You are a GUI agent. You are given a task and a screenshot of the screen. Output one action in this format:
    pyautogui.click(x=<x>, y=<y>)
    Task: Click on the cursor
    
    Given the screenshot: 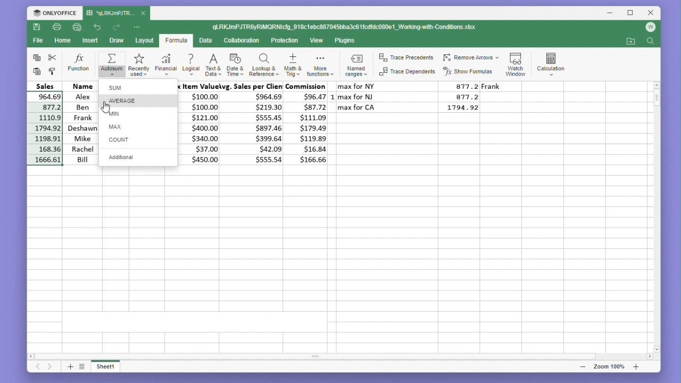 What is the action you would take?
    pyautogui.click(x=106, y=108)
    